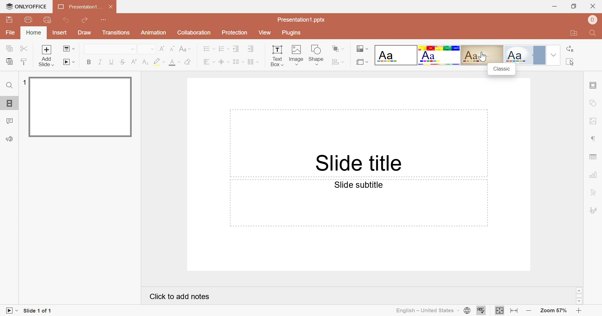 The image size is (602, 316). What do you see at coordinates (595, 85) in the screenshot?
I see `Slide settings` at bounding box center [595, 85].